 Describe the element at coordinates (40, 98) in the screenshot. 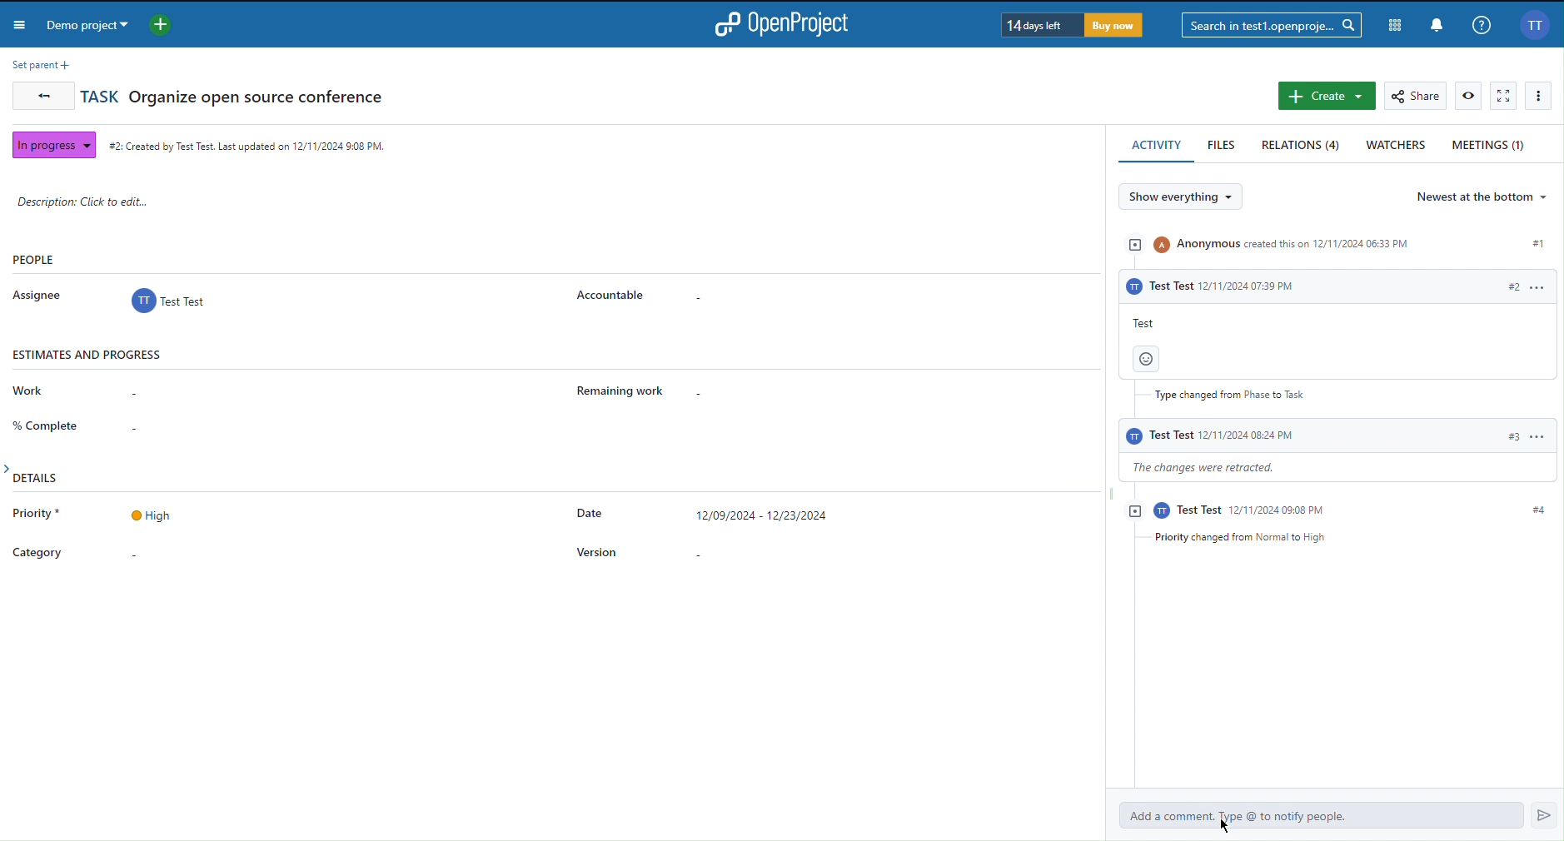

I see `Back` at that location.